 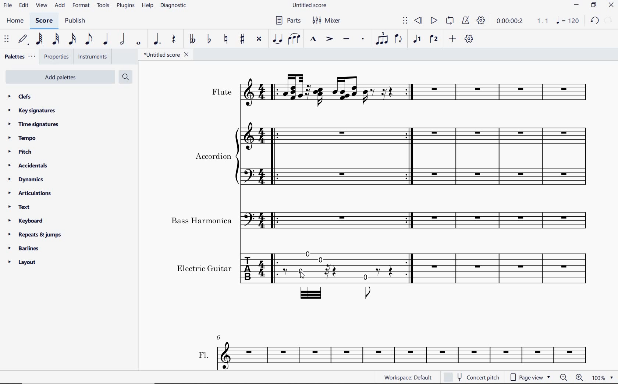 I want to click on key signatures, so click(x=32, y=111).